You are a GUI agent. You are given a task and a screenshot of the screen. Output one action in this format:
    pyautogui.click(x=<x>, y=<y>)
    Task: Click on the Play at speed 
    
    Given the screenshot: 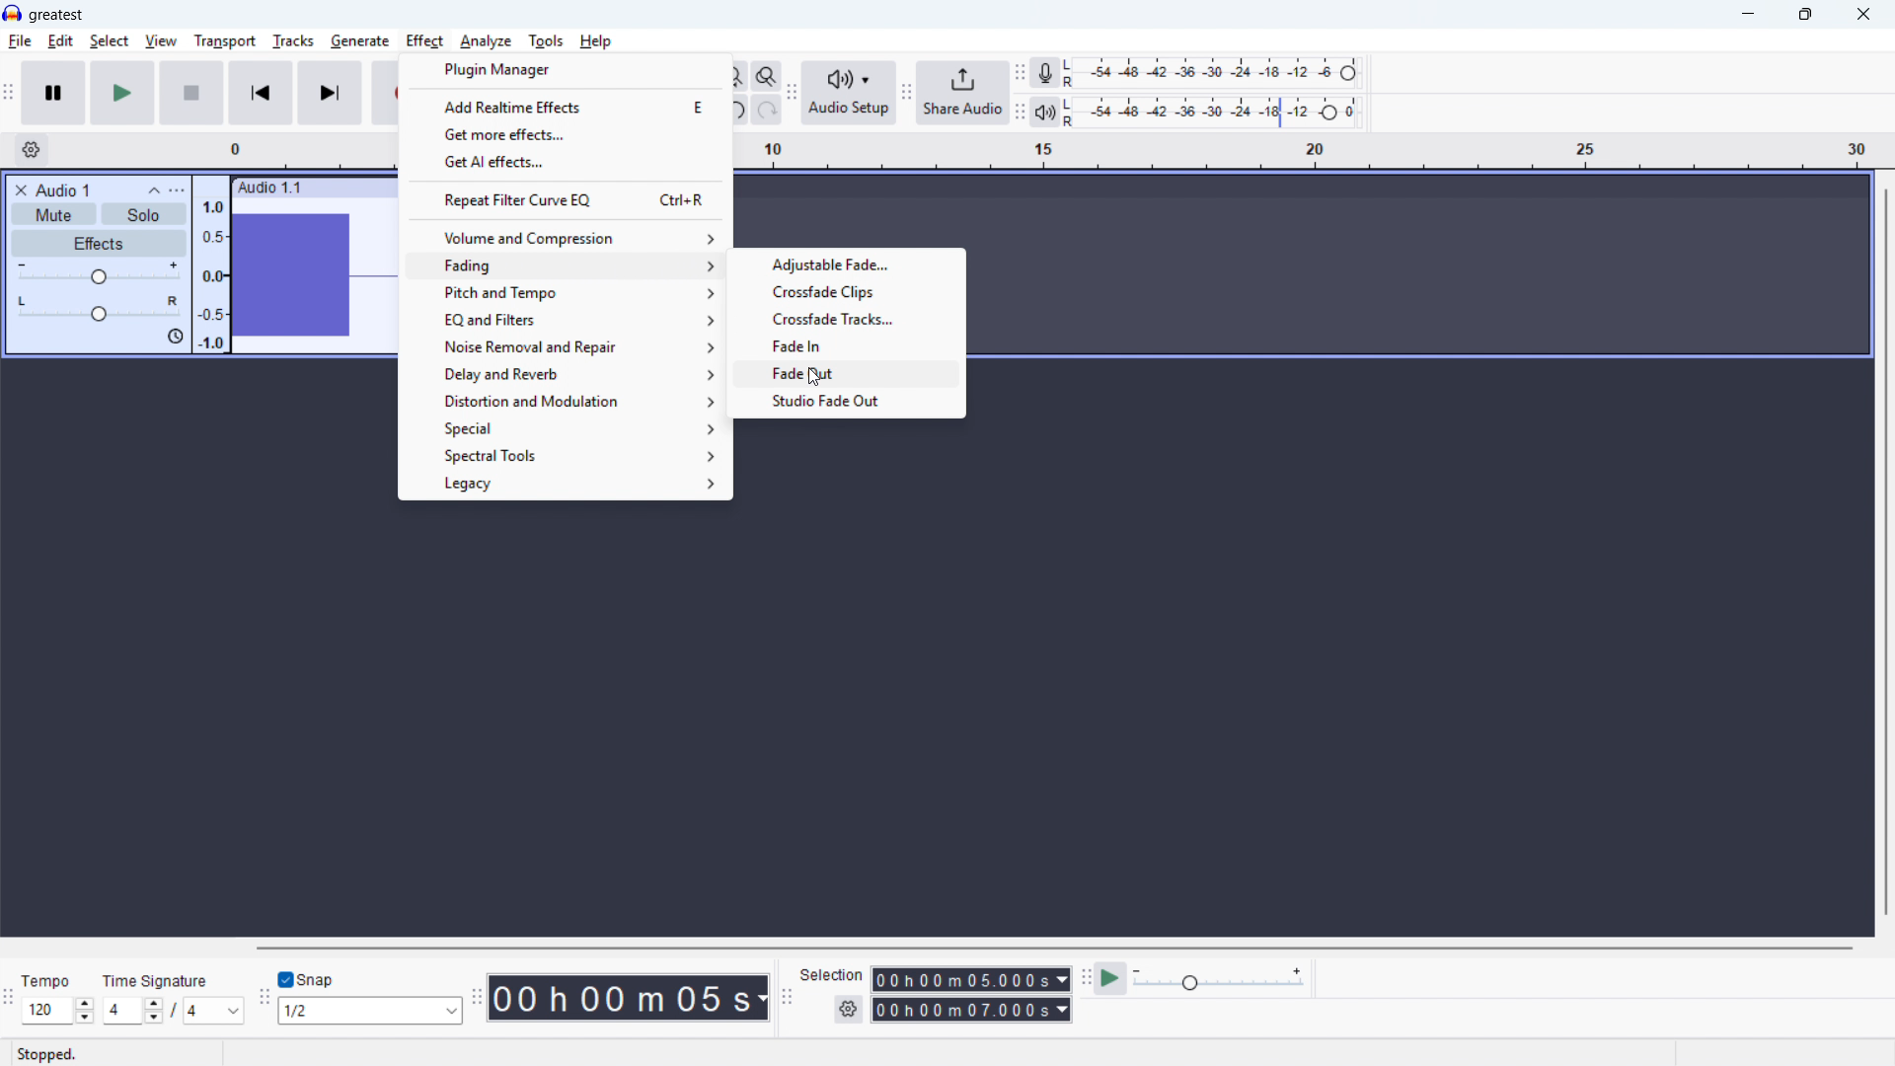 What is the action you would take?
    pyautogui.click(x=1110, y=980)
    